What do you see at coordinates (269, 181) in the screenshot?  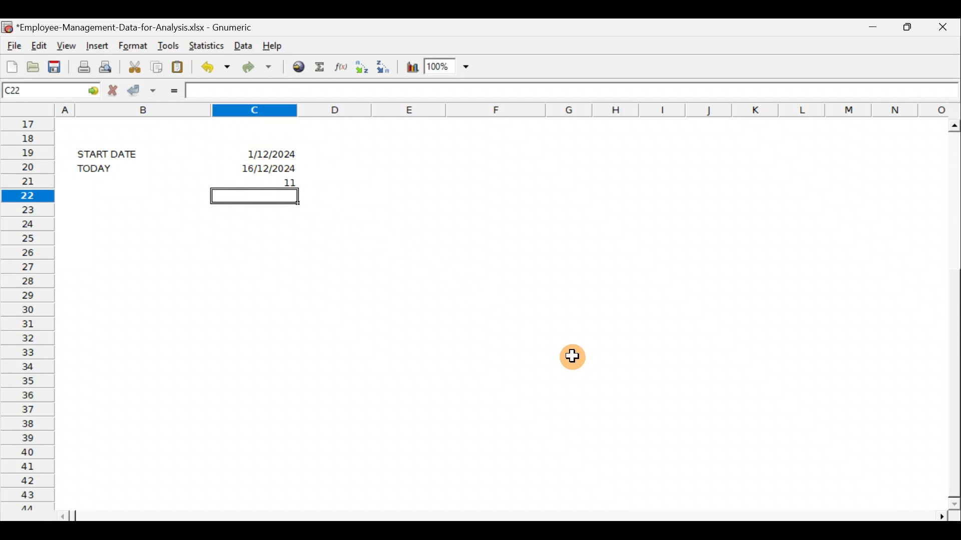 I see `11` at bounding box center [269, 181].